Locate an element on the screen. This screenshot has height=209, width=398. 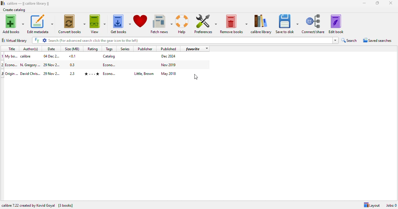
calibre library is located at coordinates (262, 24).